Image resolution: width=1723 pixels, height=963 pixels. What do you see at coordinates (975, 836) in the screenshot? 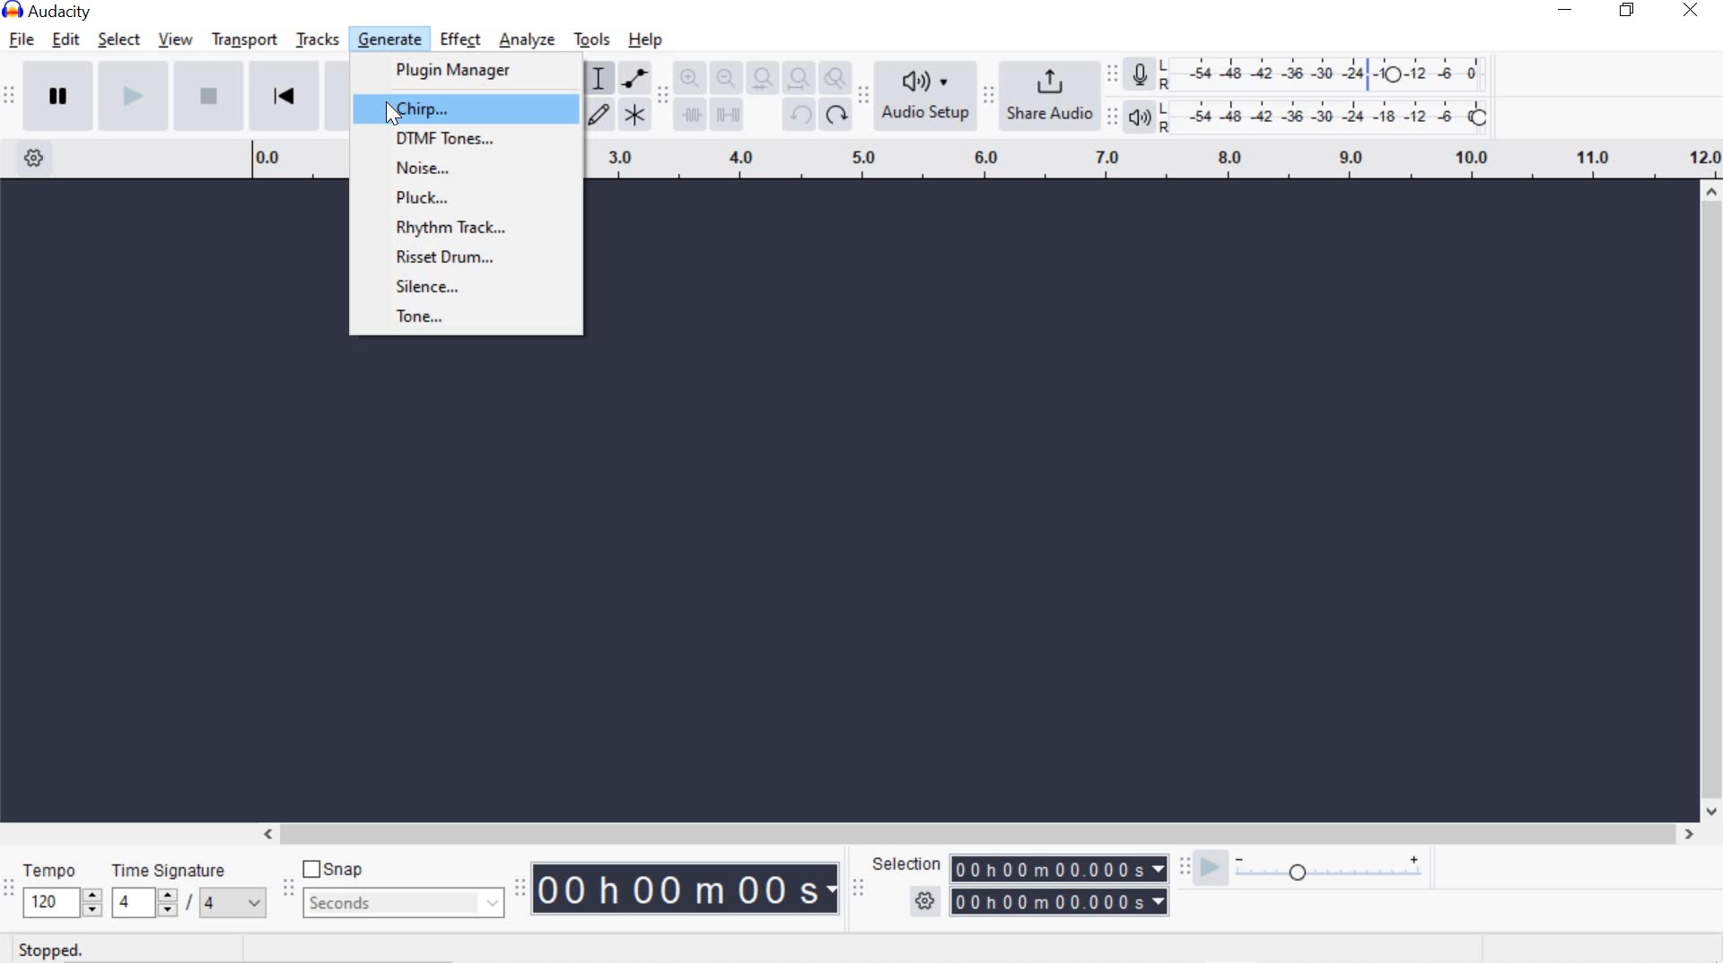
I see `scrollbar` at bounding box center [975, 836].